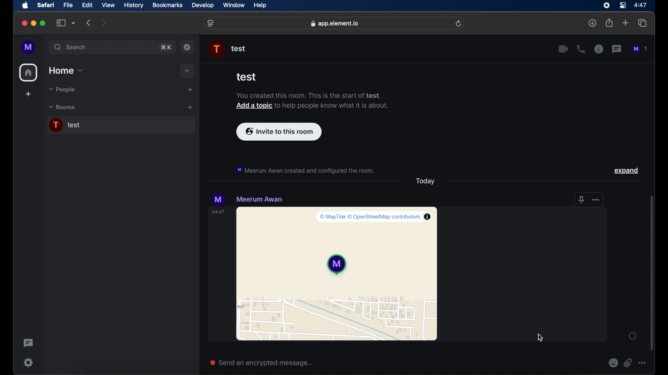  What do you see at coordinates (627, 170) in the screenshot?
I see `expand` at bounding box center [627, 170].